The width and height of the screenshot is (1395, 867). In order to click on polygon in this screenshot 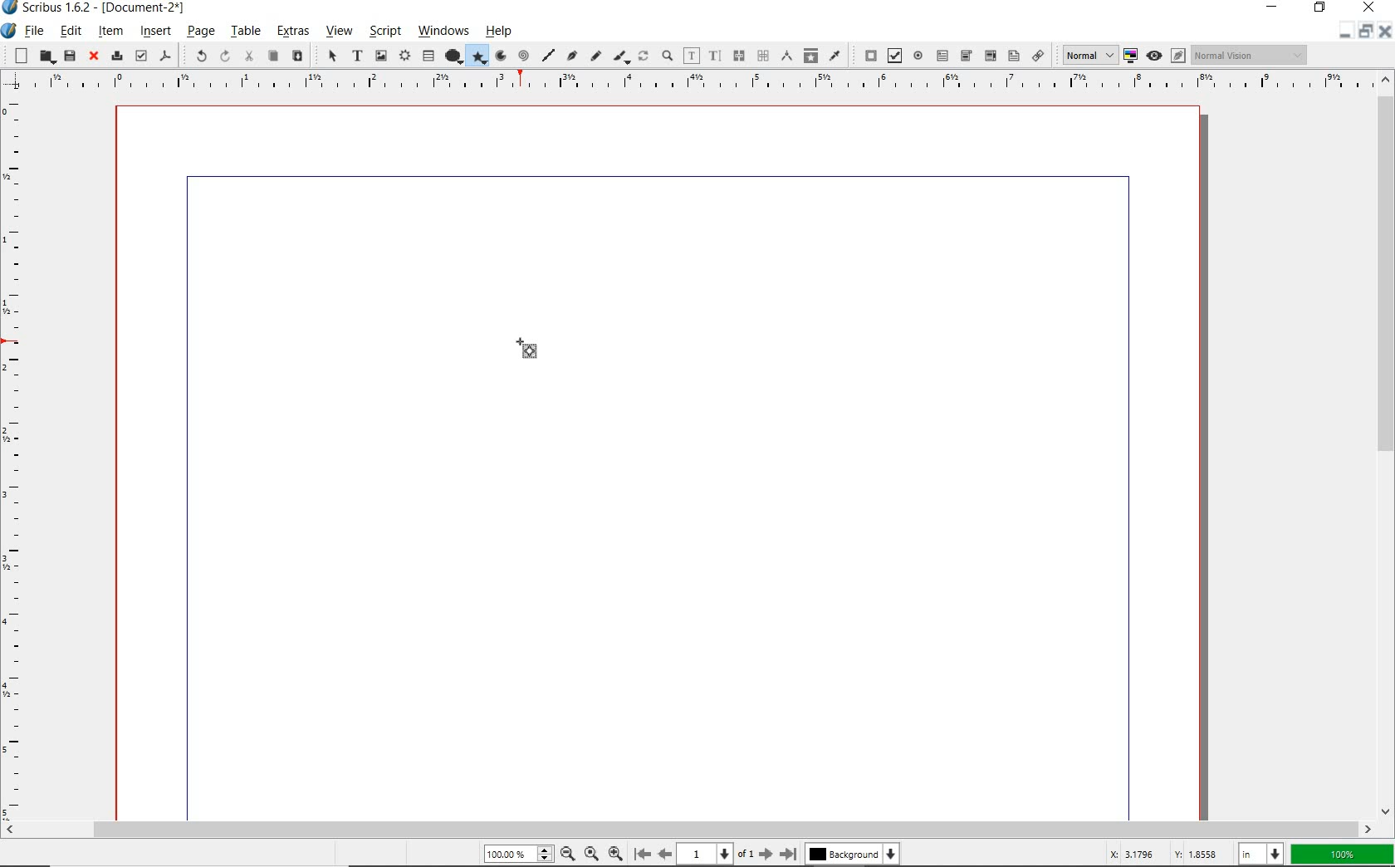, I will do `click(481, 56)`.